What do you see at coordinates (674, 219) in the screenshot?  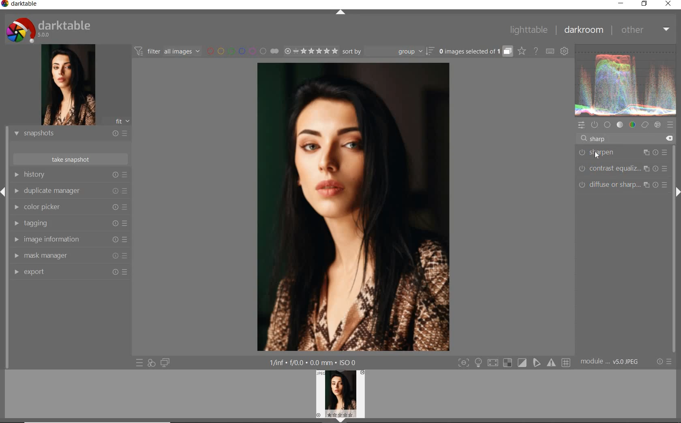 I see `scrollbar` at bounding box center [674, 219].